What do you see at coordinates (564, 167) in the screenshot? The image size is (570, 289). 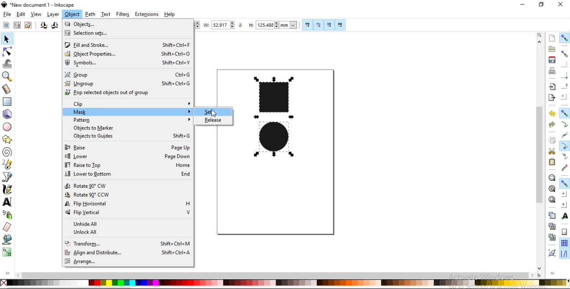 I see `snap midpoints of line segments` at bounding box center [564, 167].